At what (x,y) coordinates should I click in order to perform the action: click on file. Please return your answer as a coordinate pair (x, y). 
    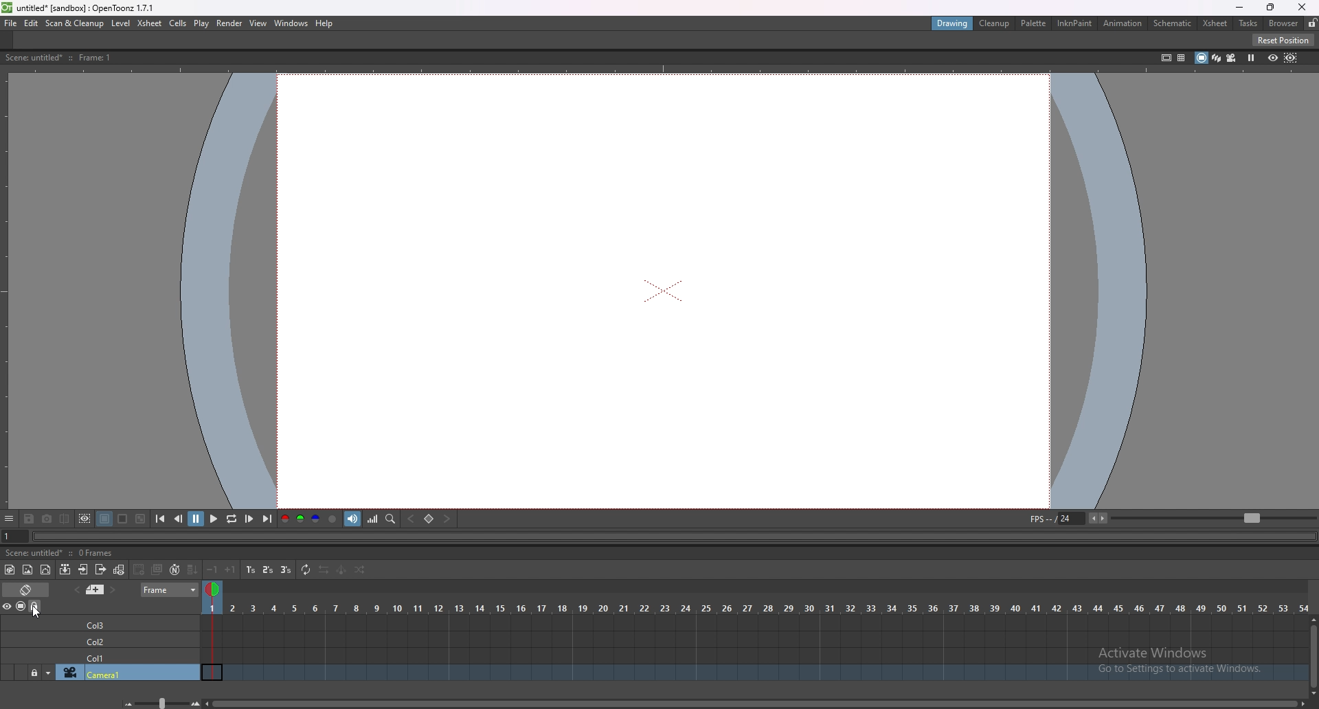
    Looking at the image, I should click on (12, 23).